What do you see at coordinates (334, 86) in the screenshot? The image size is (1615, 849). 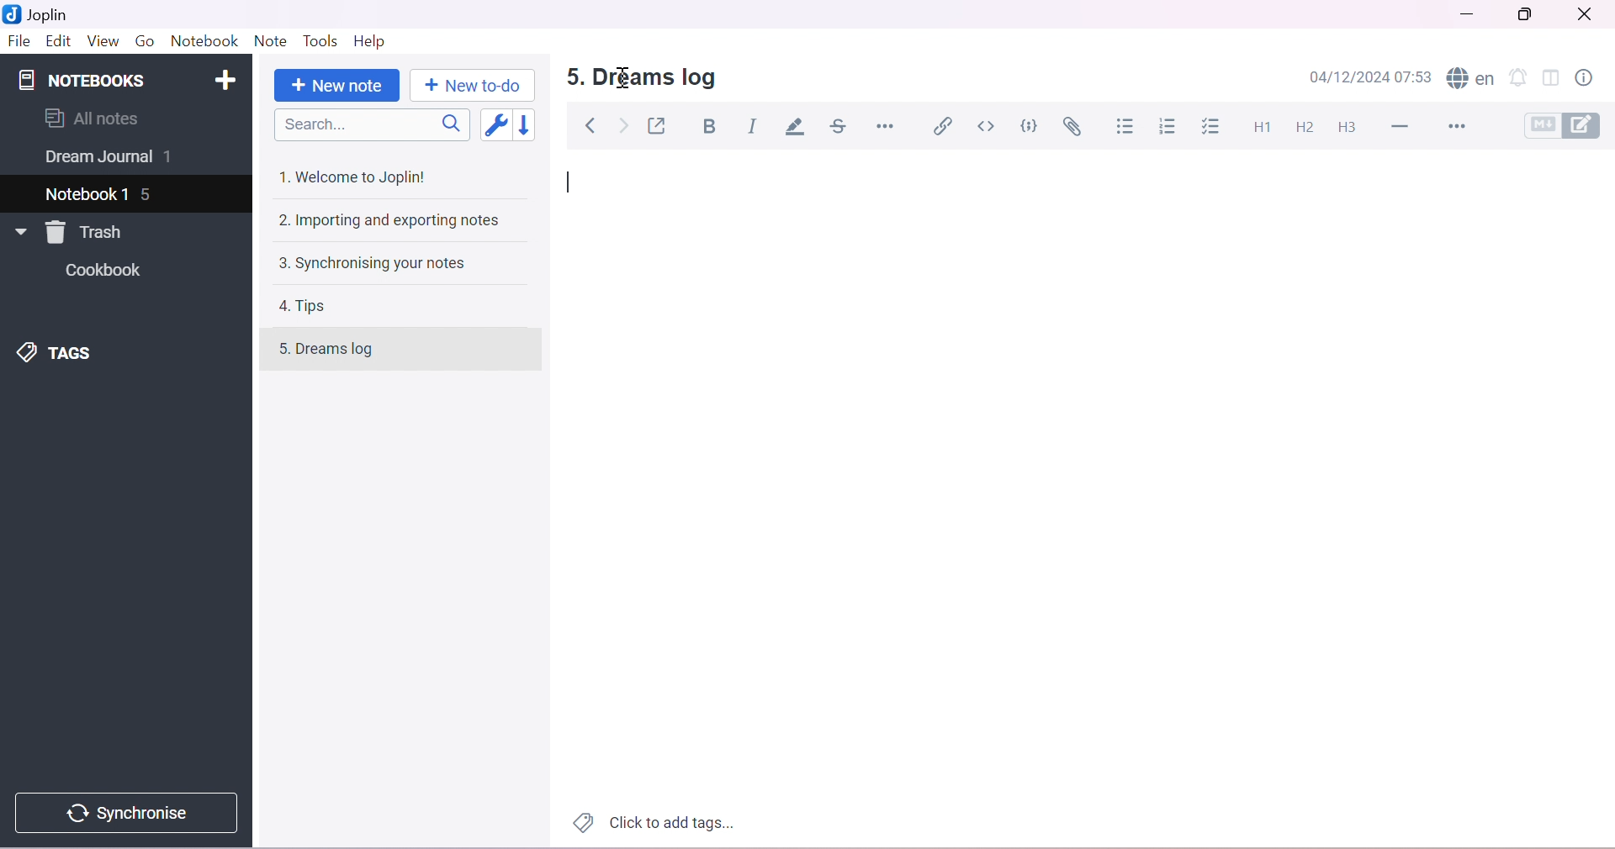 I see `New note` at bounding box center [334, 86].